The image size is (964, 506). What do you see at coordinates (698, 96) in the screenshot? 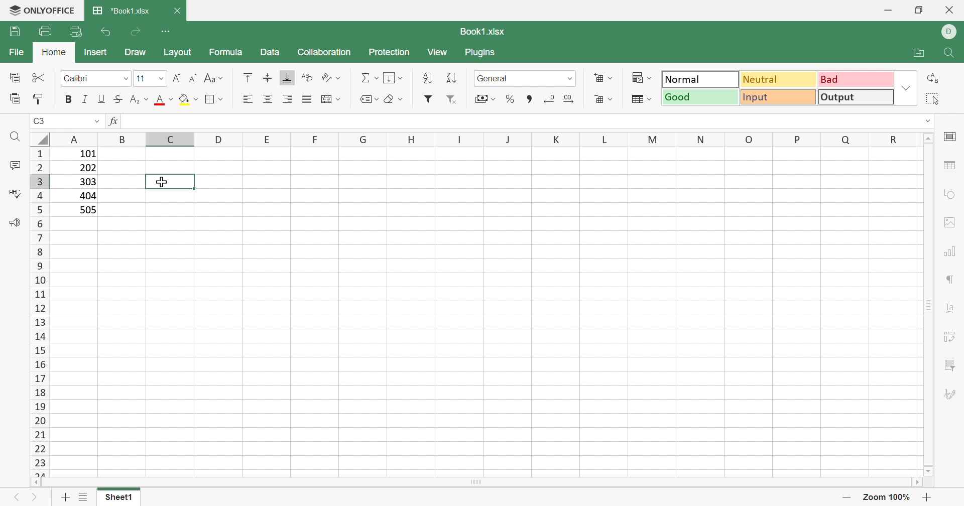
I see `Good` at bounding box center [698, 96].